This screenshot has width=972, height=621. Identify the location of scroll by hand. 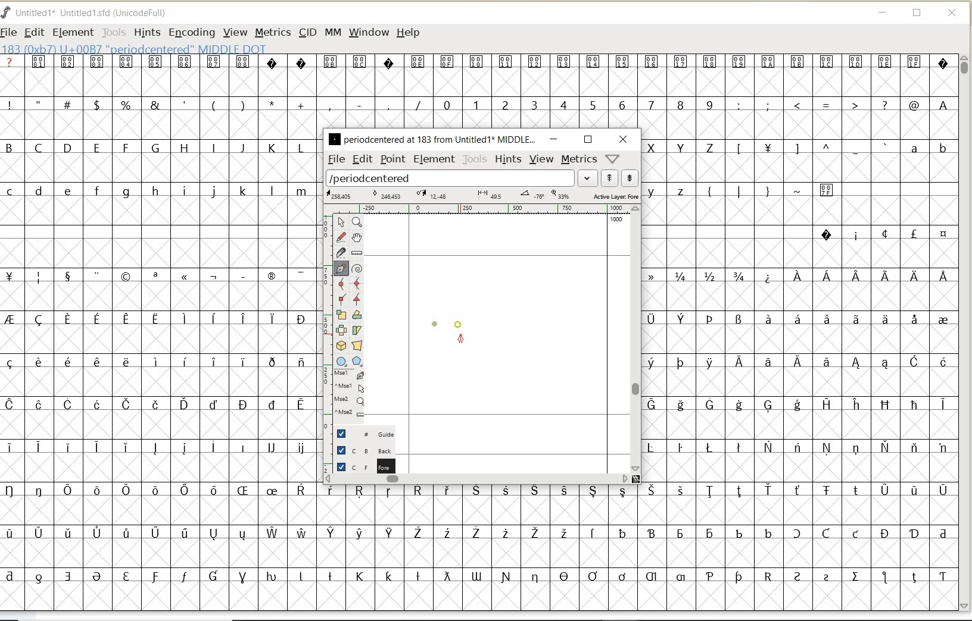
(356, 237).